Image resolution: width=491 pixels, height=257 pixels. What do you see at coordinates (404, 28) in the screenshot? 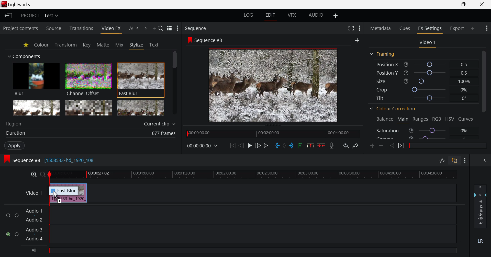
I see `Cues` at bounding box center [404, 28].